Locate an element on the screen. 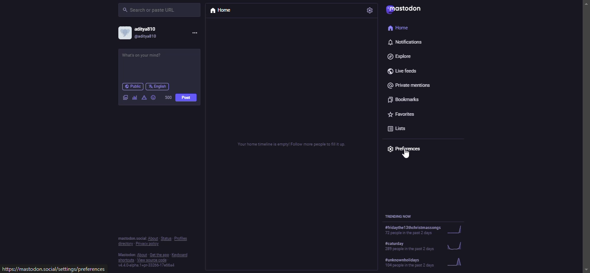 Image resolution: width=590 pixels, height=273 pixels. more is located at coordinates (197, 33).